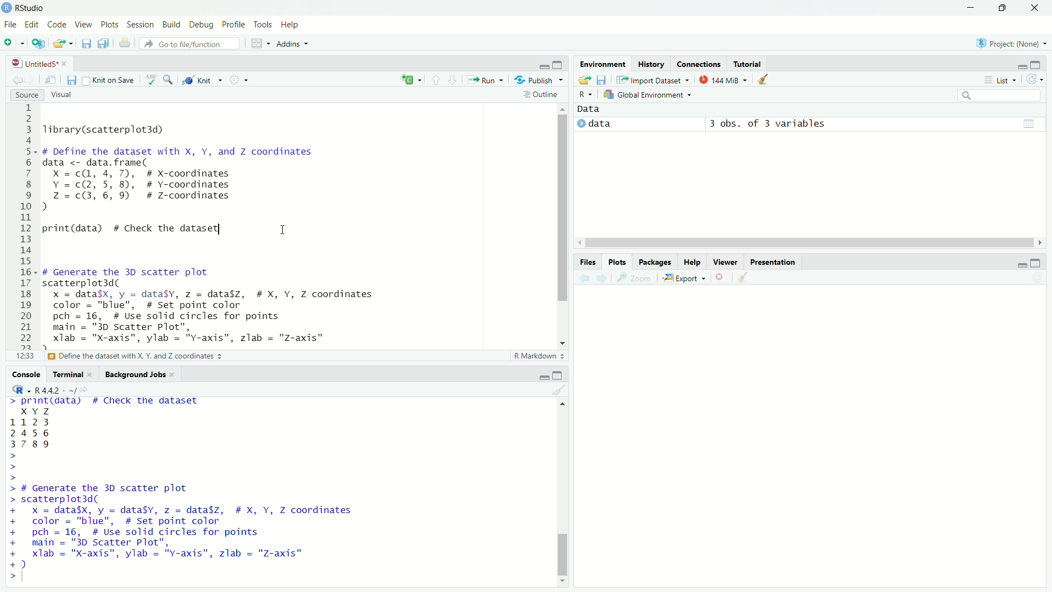 Image resolution: width=1052 pixels, height=592 pixels. I want to click on knit on save, so click(107, 80).